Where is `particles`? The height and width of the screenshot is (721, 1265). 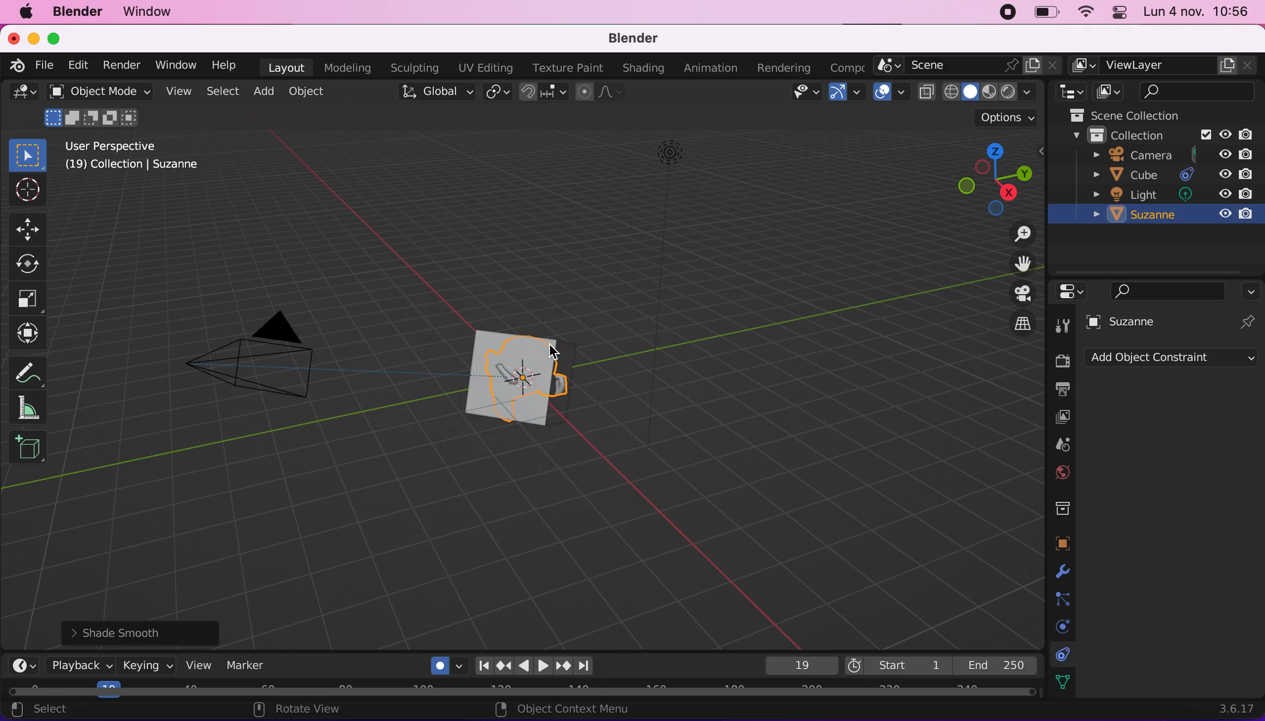 particles is located at coordinates (1061, 597).